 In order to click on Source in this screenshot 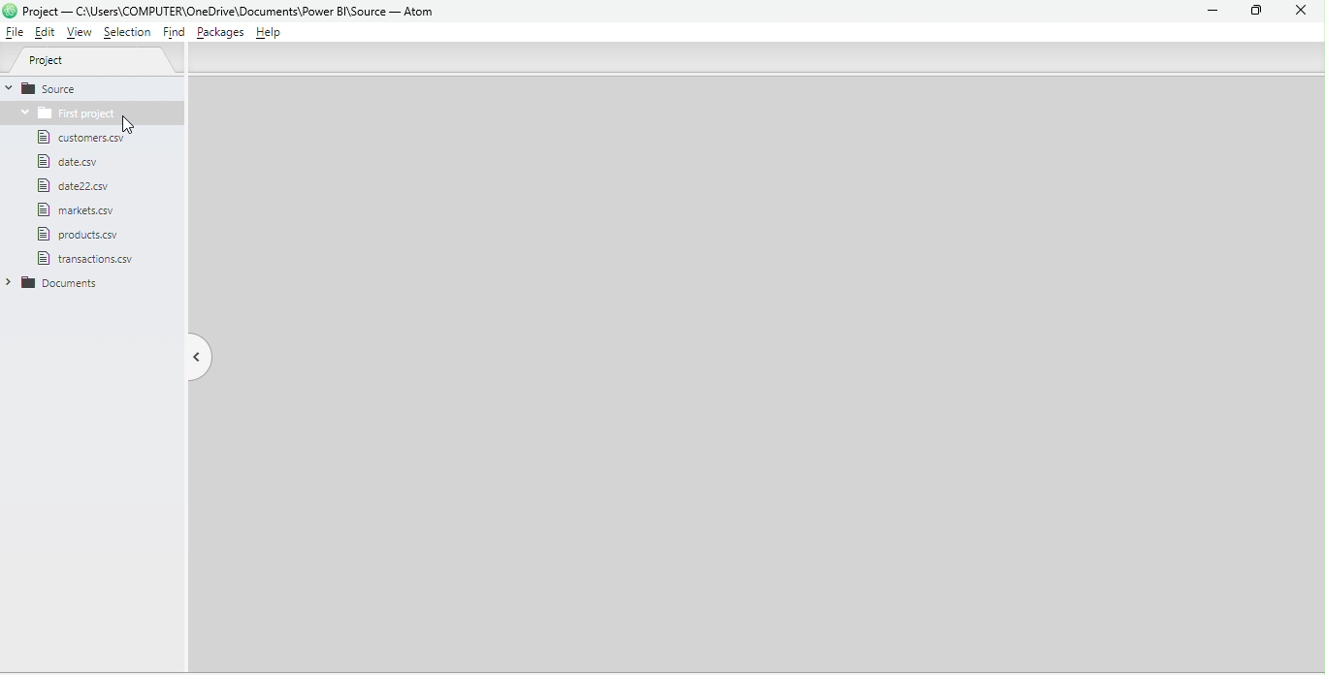, I will do `click(92, 87)`.